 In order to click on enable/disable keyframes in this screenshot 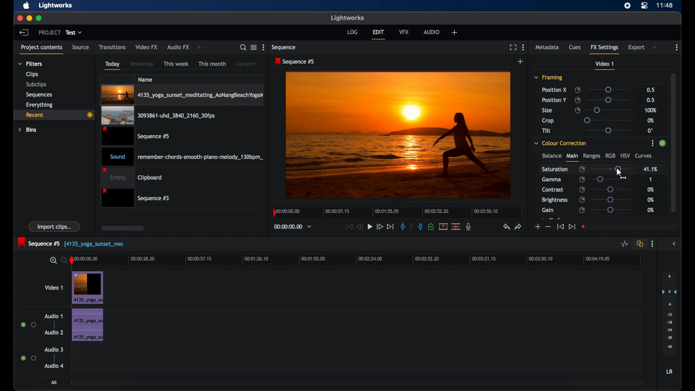, I will do `click(577, 90)`.